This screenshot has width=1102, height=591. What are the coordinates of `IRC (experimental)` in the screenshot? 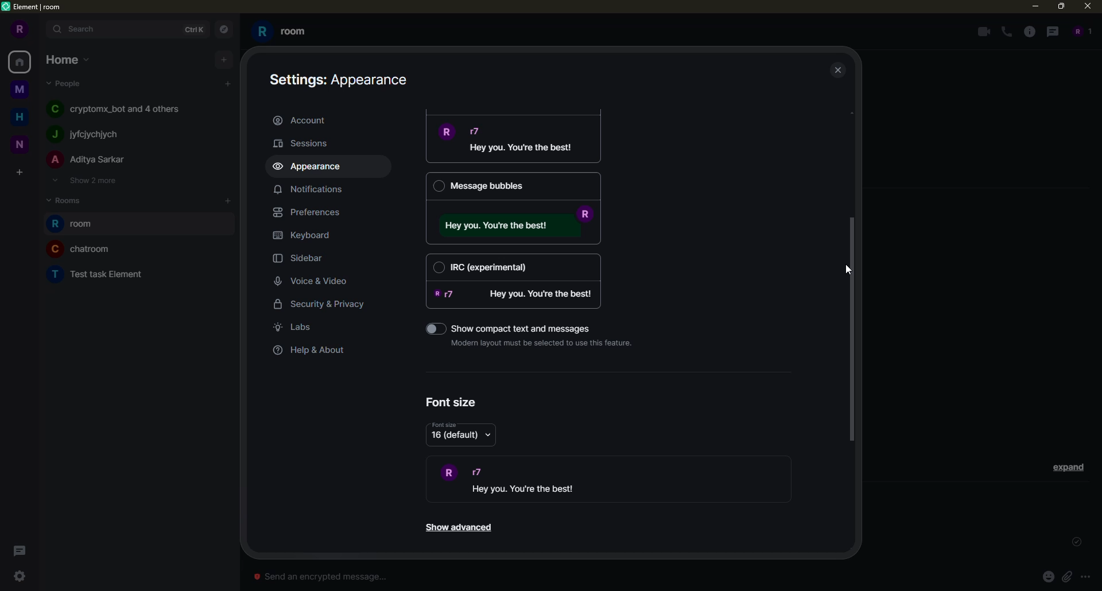 It's located at (514, 266).